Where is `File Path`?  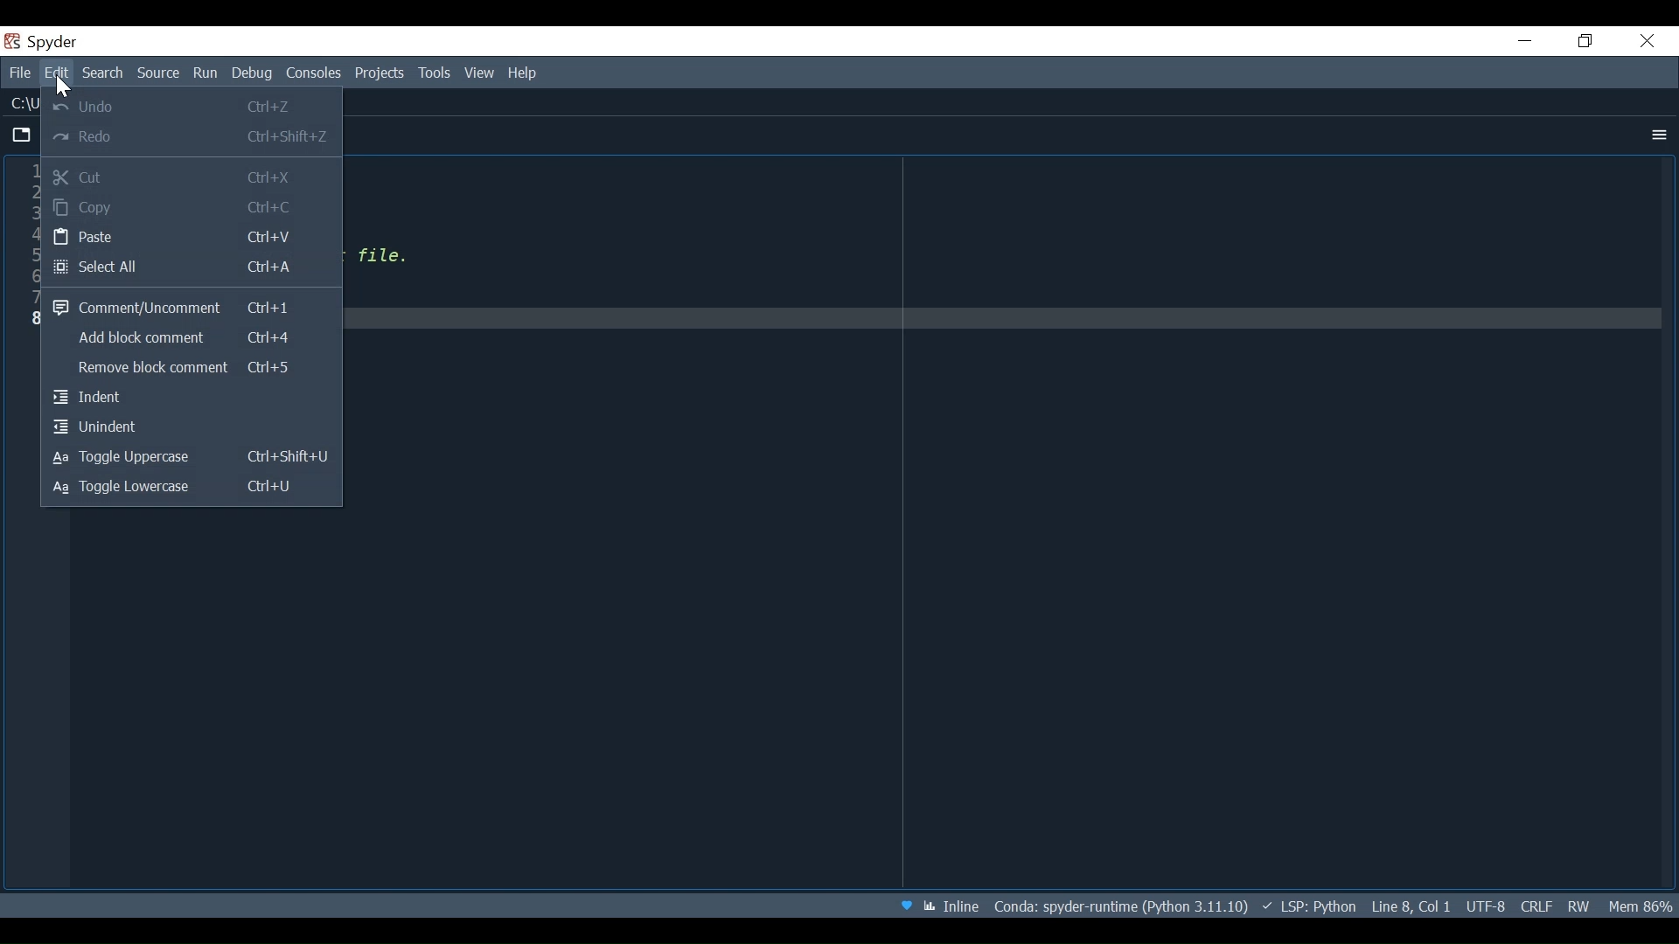
File Path is located at coordinates (1119, 905).